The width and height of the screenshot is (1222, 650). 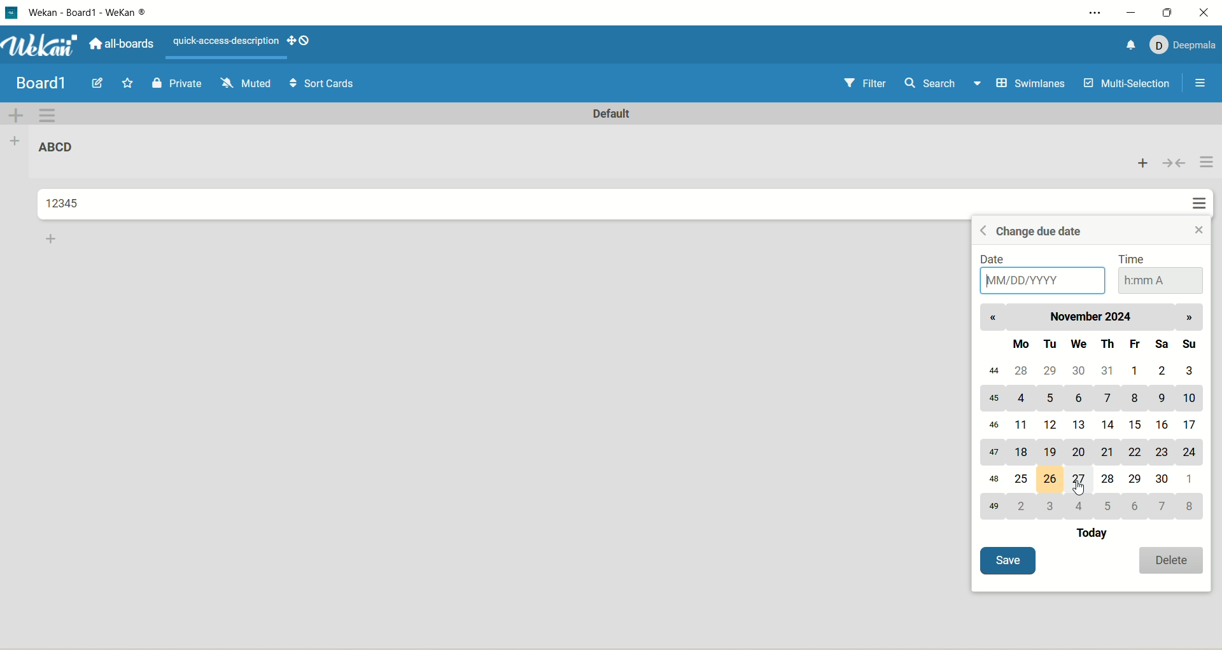 What do you see at coordinates (129, 83) in the screenshot?
I see `favorite` at bounding box center [129, 83].